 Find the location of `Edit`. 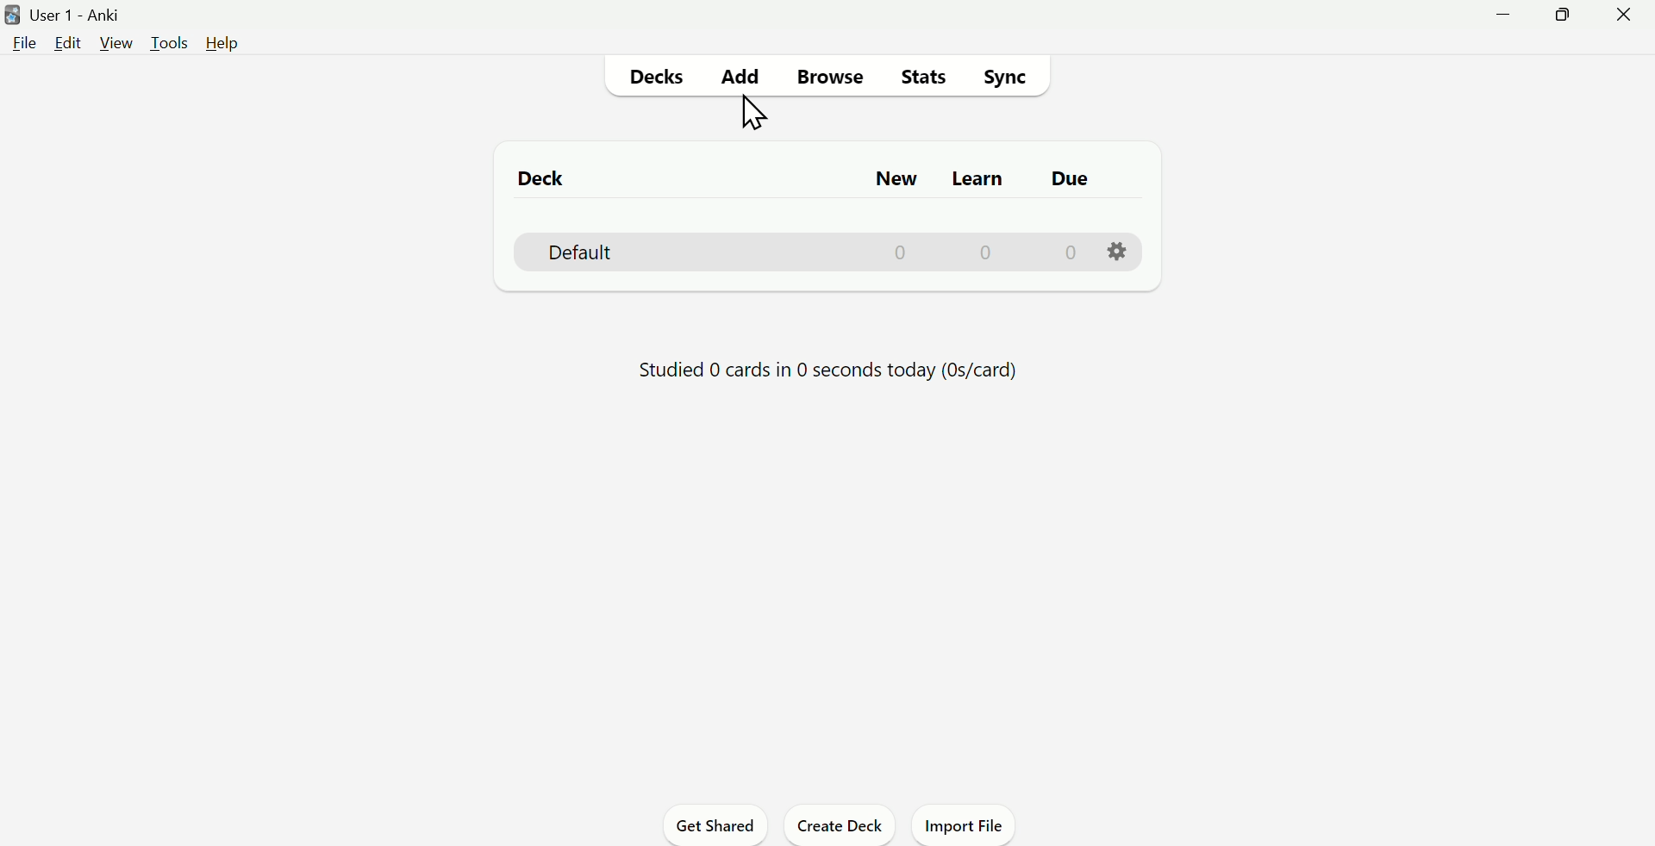

Edit is located at coordinates (67, 46).